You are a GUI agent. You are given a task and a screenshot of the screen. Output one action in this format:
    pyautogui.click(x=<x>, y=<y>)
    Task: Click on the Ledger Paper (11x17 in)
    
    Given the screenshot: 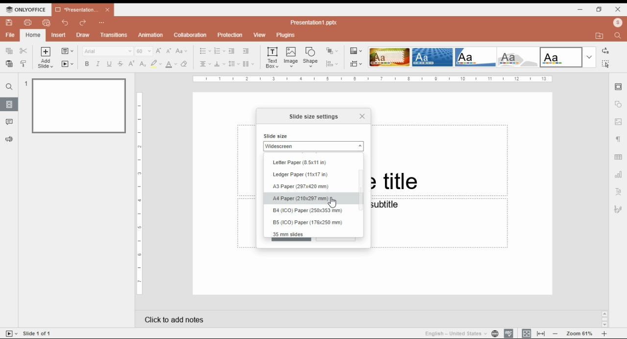 What is the action you would take?
    pyautogui.click(x=302, y=175)
    